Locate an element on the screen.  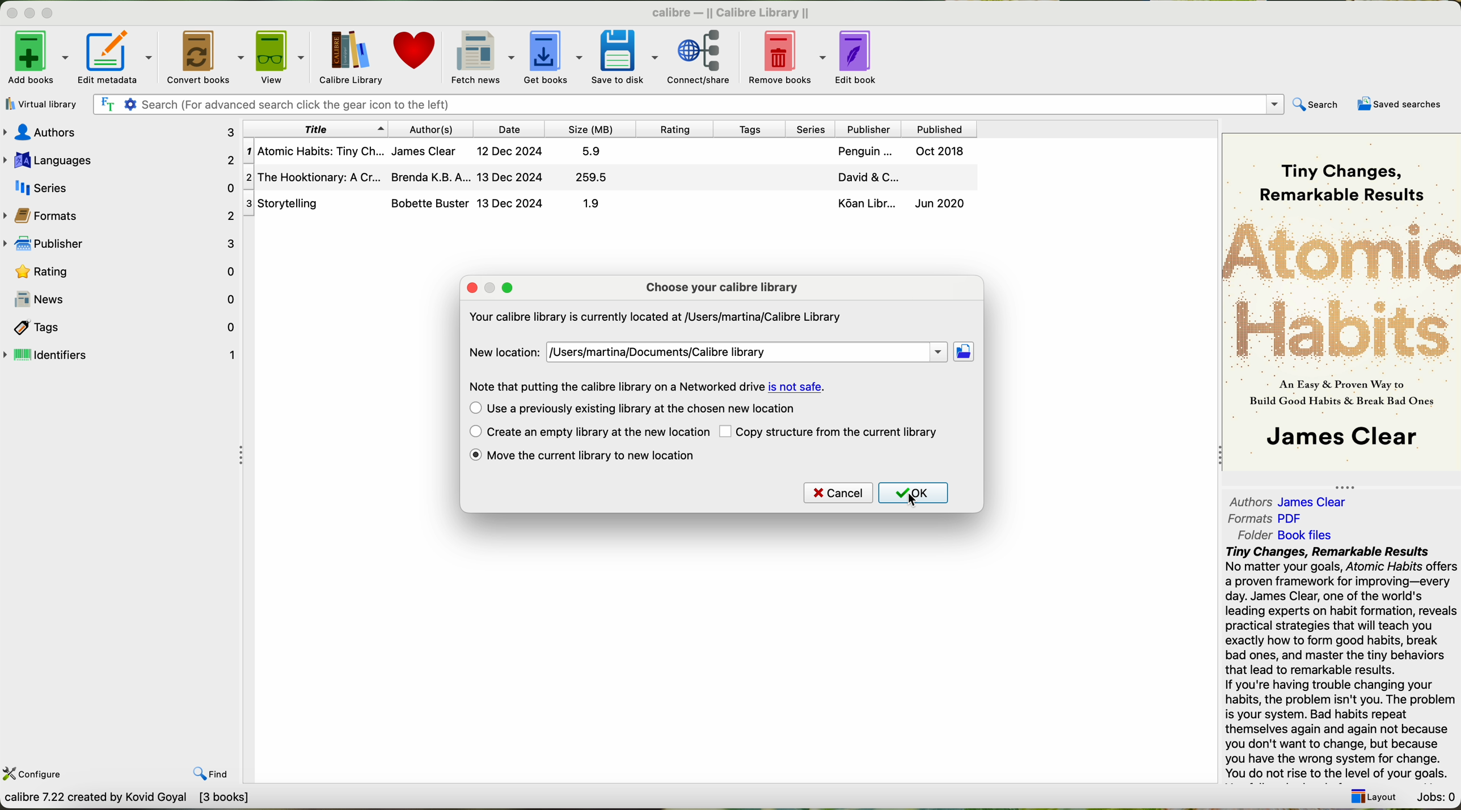
formats is located at coordinates (121, 215).